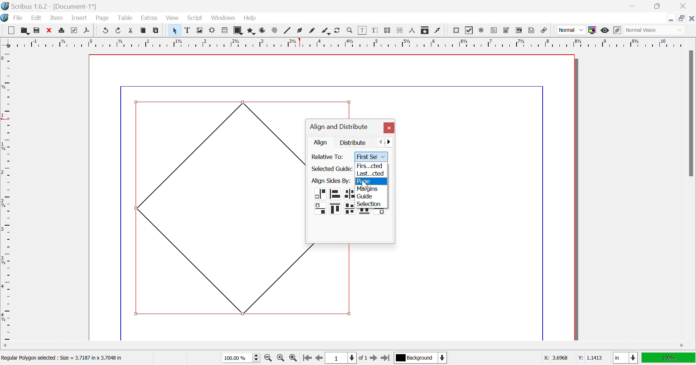 The height and width of the screenshot is (365, 696). Describe the element at coordinates (133, 32) in the screenshot. I see `Cut` at that location.